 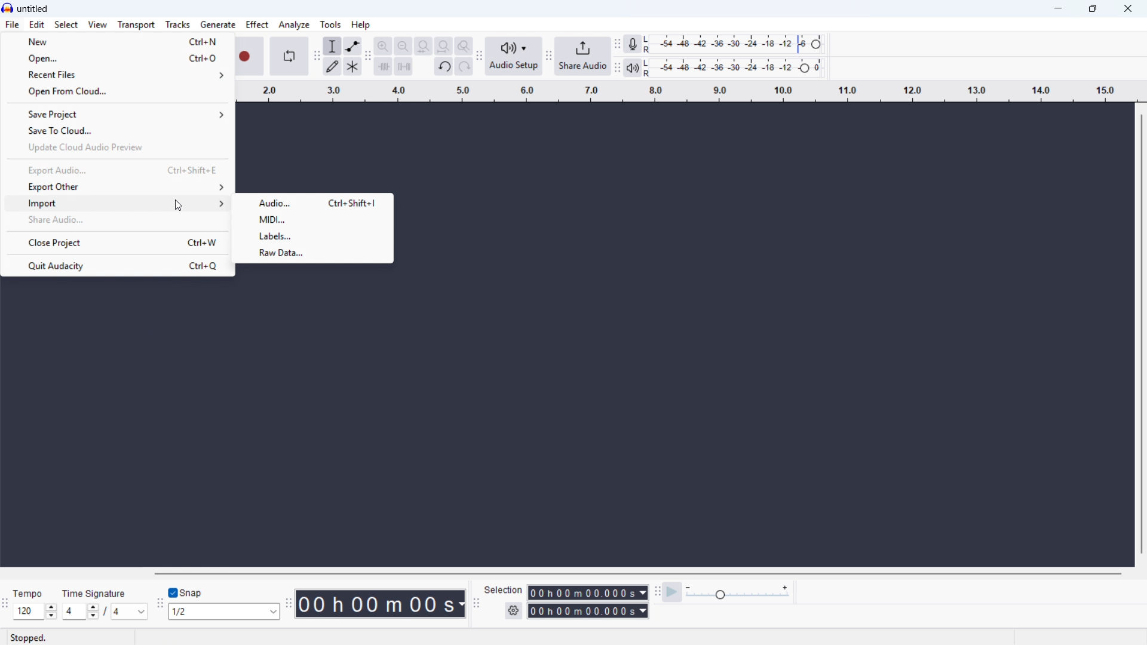 I want to click on new , so click(x=119, y=40).